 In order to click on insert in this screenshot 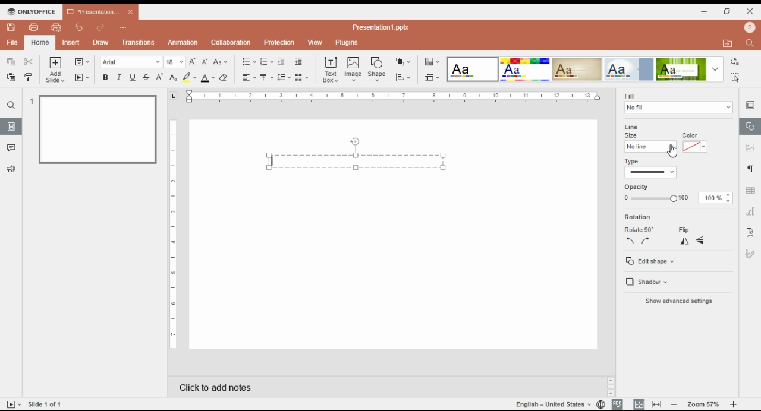, I will do `click(73, 42)`.